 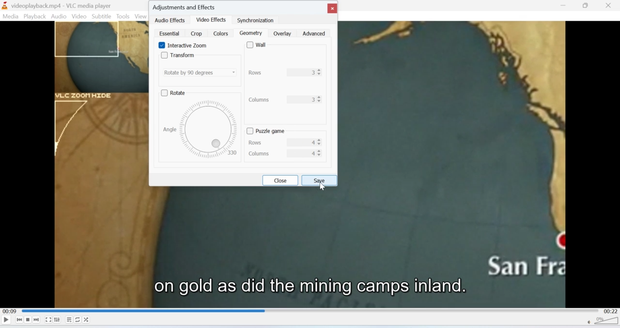 What do you see at coordinates (285, 99) in the screenshot?
I see `columns    3` at bounding box center [285, 99].